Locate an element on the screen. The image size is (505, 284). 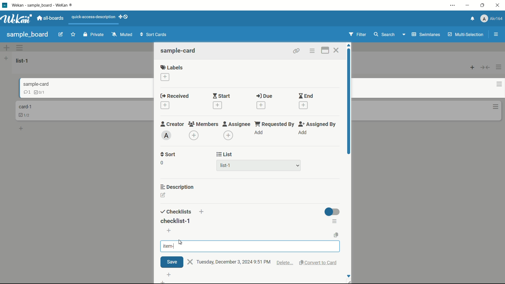
swimlanes is located at coordinates (425, 35).